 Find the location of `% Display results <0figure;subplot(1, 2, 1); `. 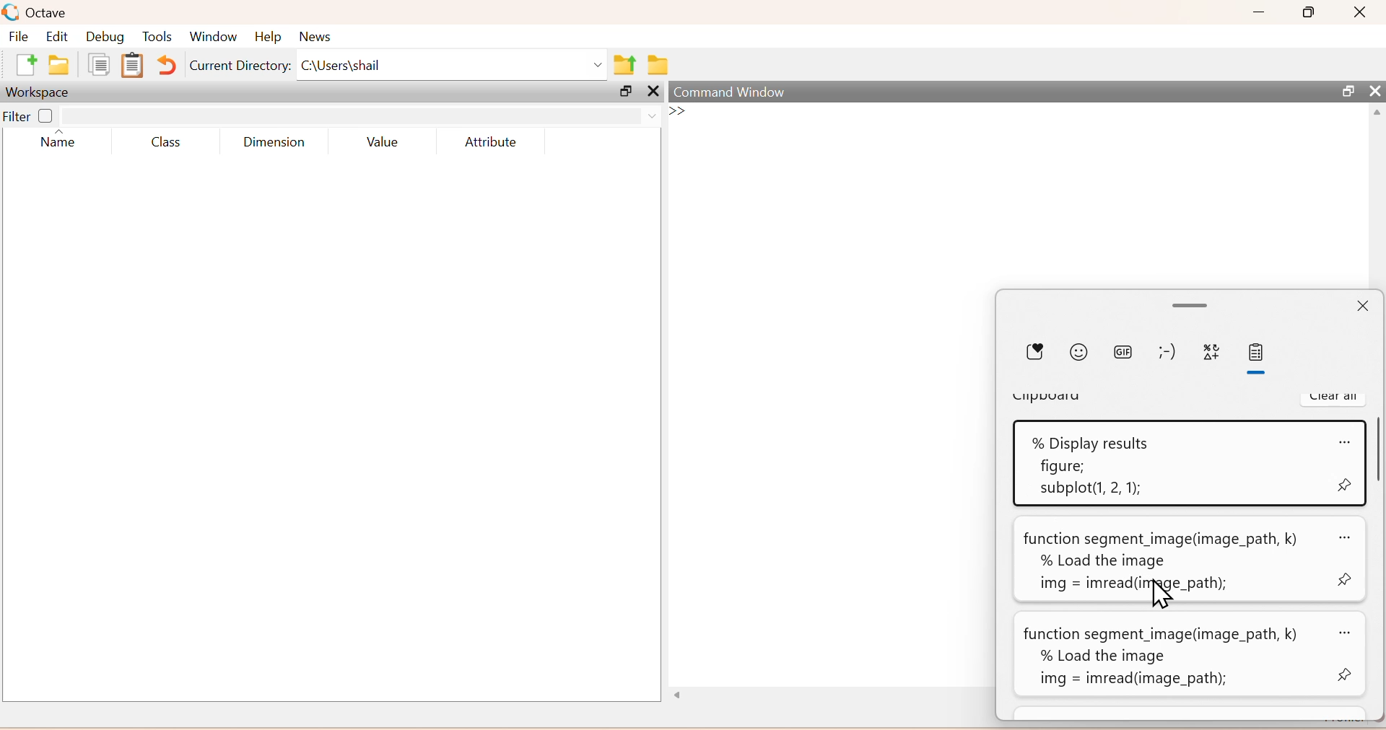

% Display results <0figure;subplot(1, 2, 1);  is located at coordinates (1187, 462).